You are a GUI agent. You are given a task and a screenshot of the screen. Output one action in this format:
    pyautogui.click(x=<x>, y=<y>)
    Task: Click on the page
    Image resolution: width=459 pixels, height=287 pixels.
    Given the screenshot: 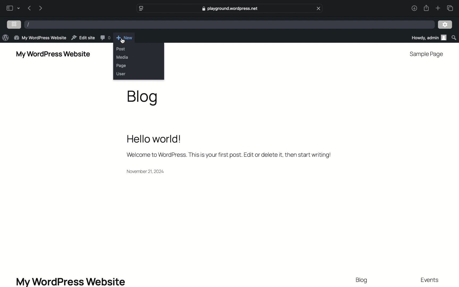 What is the action you would take?
    pyautogui.click(x=121, y=65)
    